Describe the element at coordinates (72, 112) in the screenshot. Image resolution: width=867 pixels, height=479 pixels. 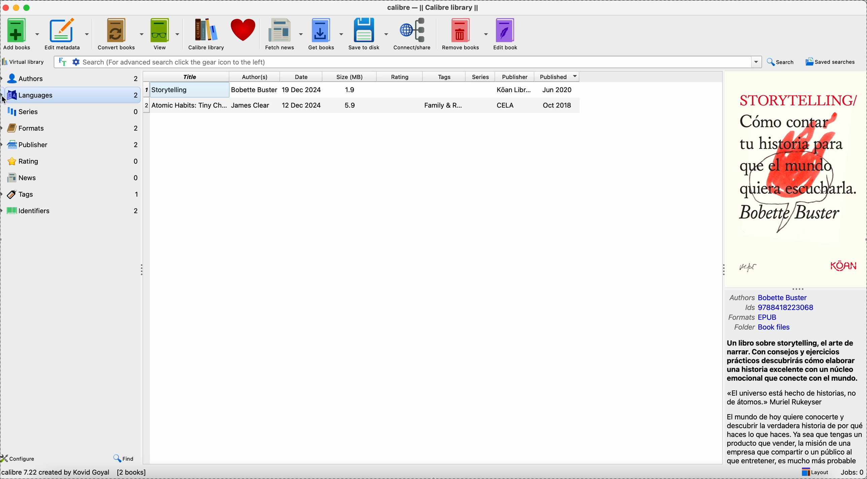
I see `series` at that location.